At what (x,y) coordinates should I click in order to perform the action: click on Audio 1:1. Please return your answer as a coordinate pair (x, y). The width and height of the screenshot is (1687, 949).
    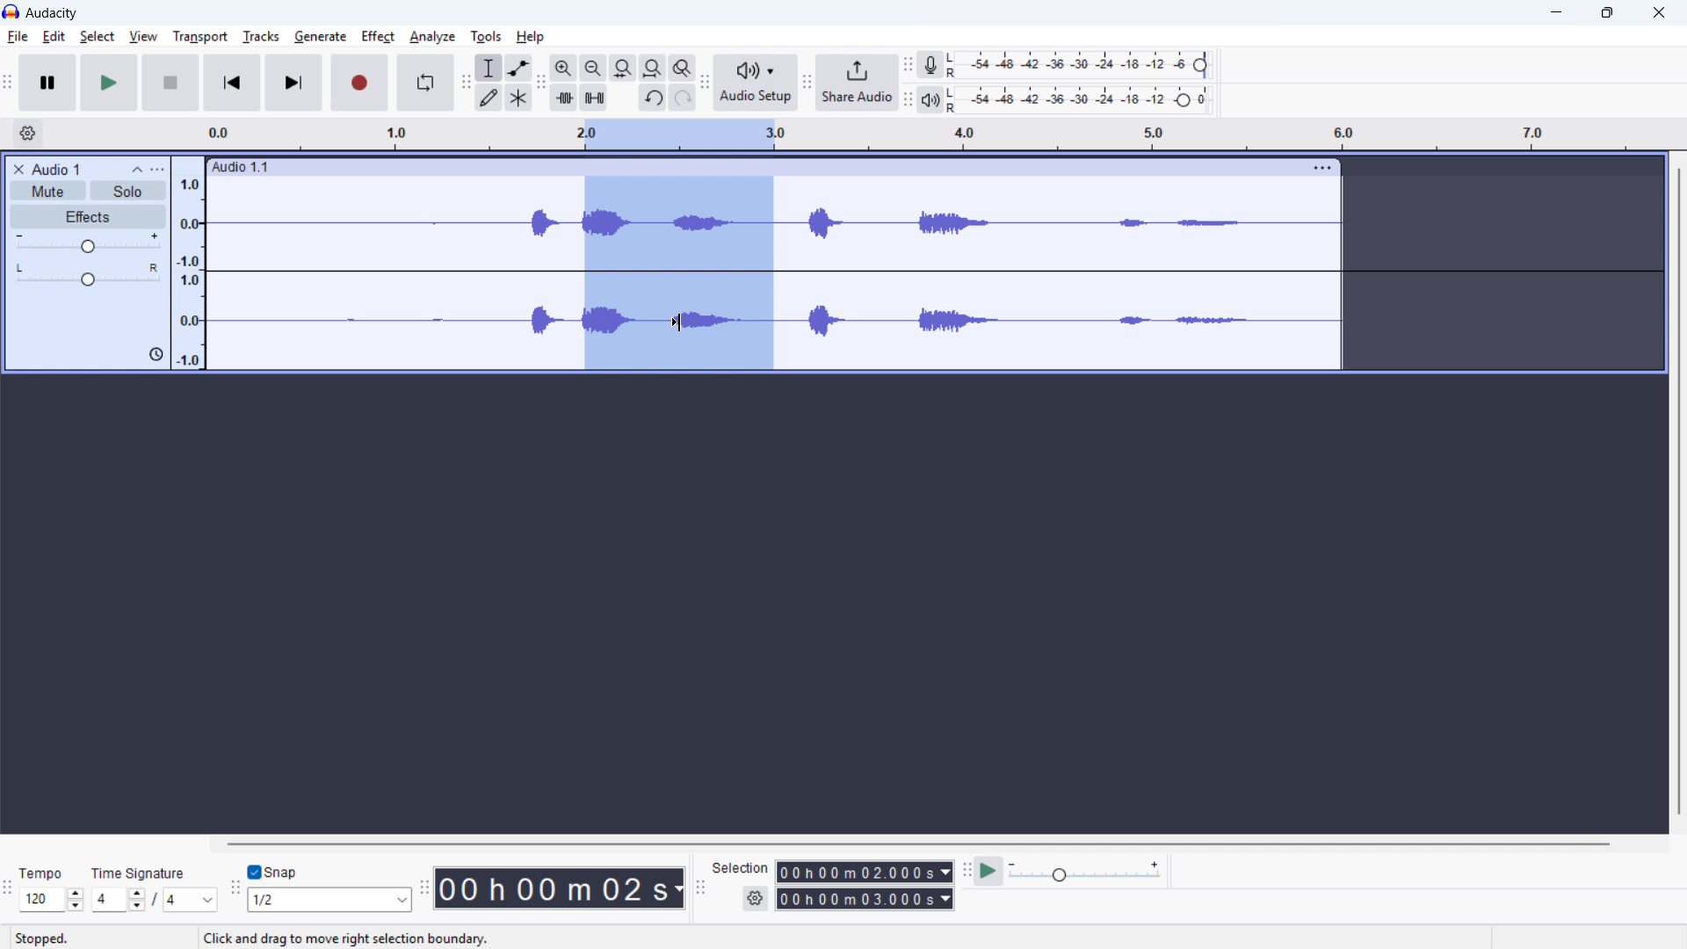
    Looking at the image, I should click on (752, 167).